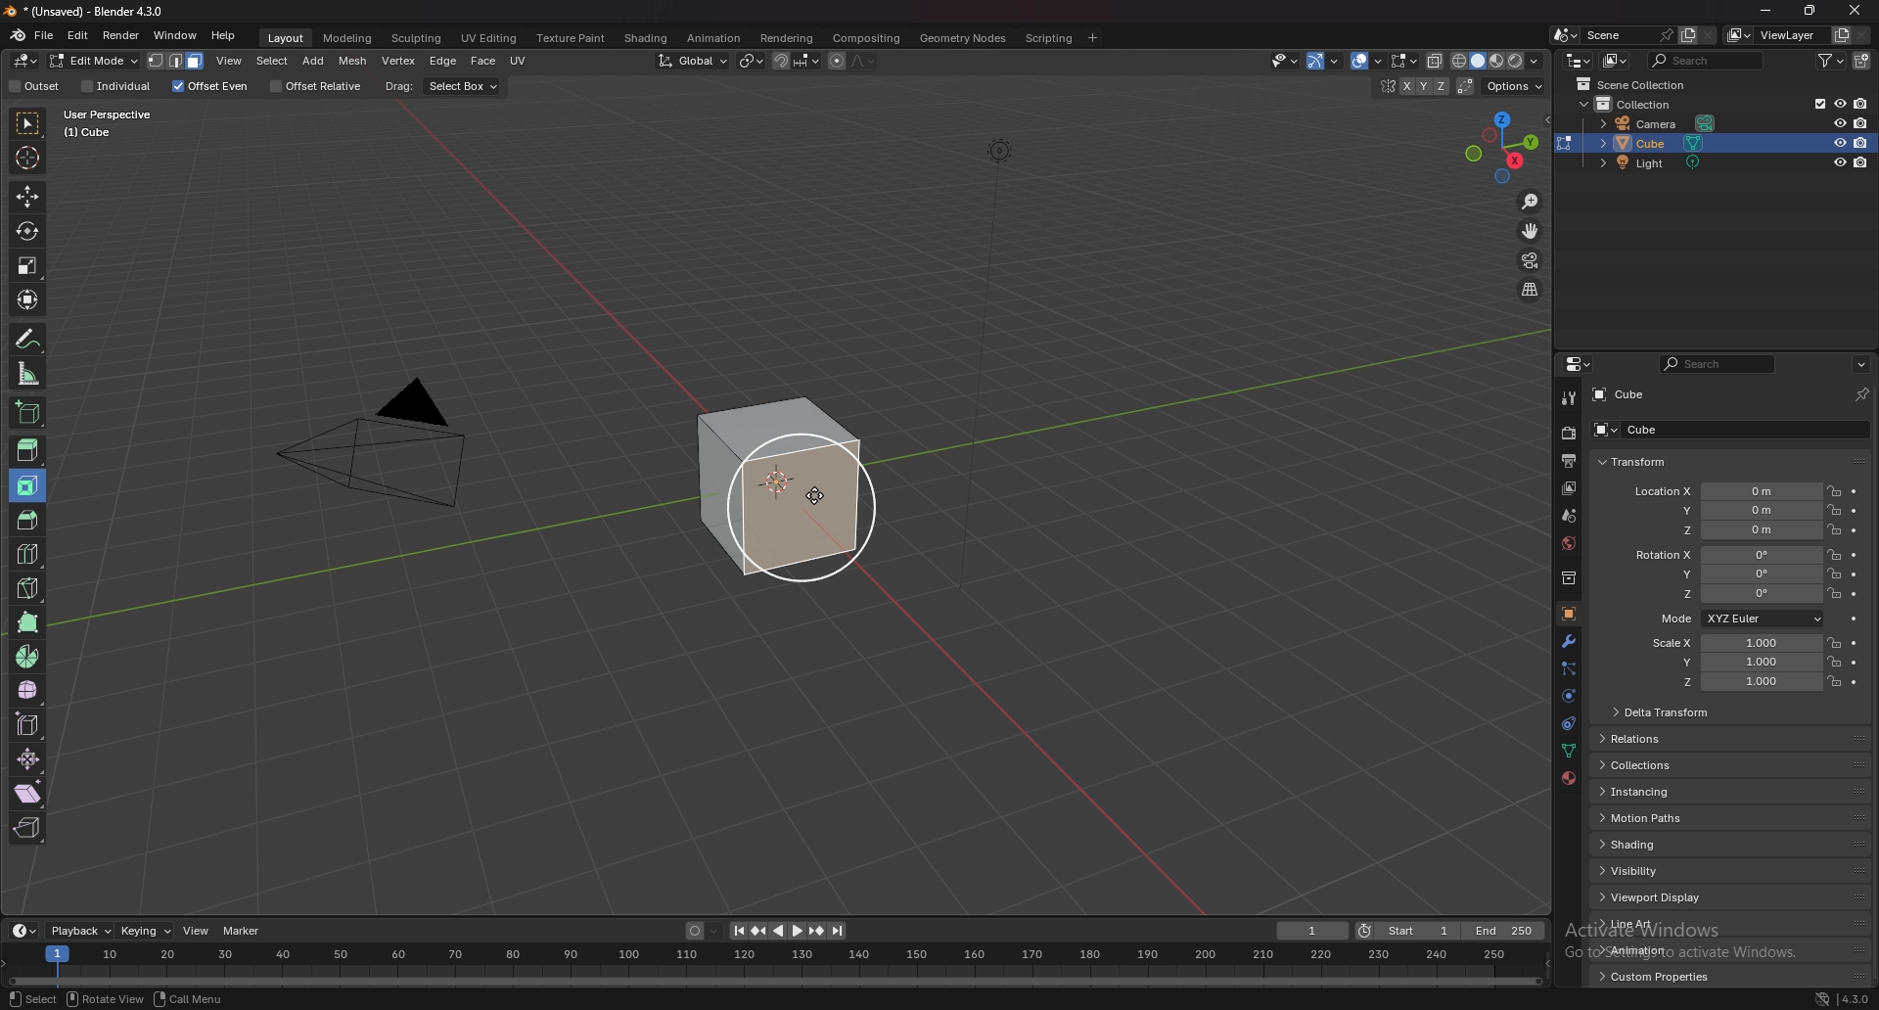  What do you see at coordinates (1567, 578) in the screenshot?
I see `collection` at bounding box center [1567, 578].